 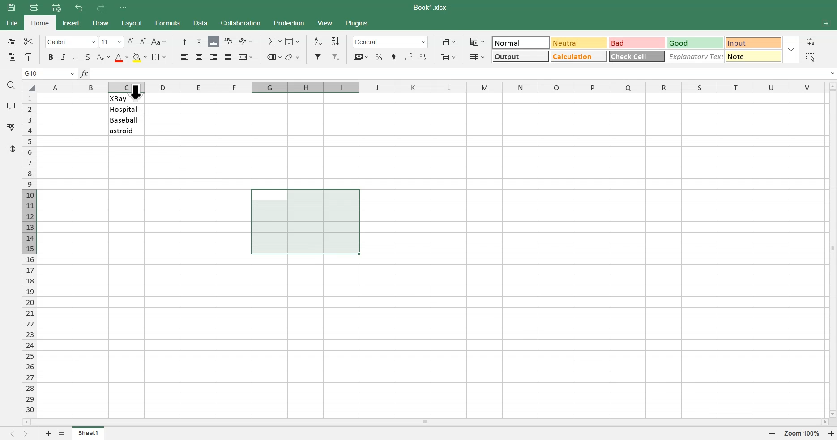 What do you see at coordinates (126, 98) in the screenshot?
I see `Xray` at bounding box center [126, 98].